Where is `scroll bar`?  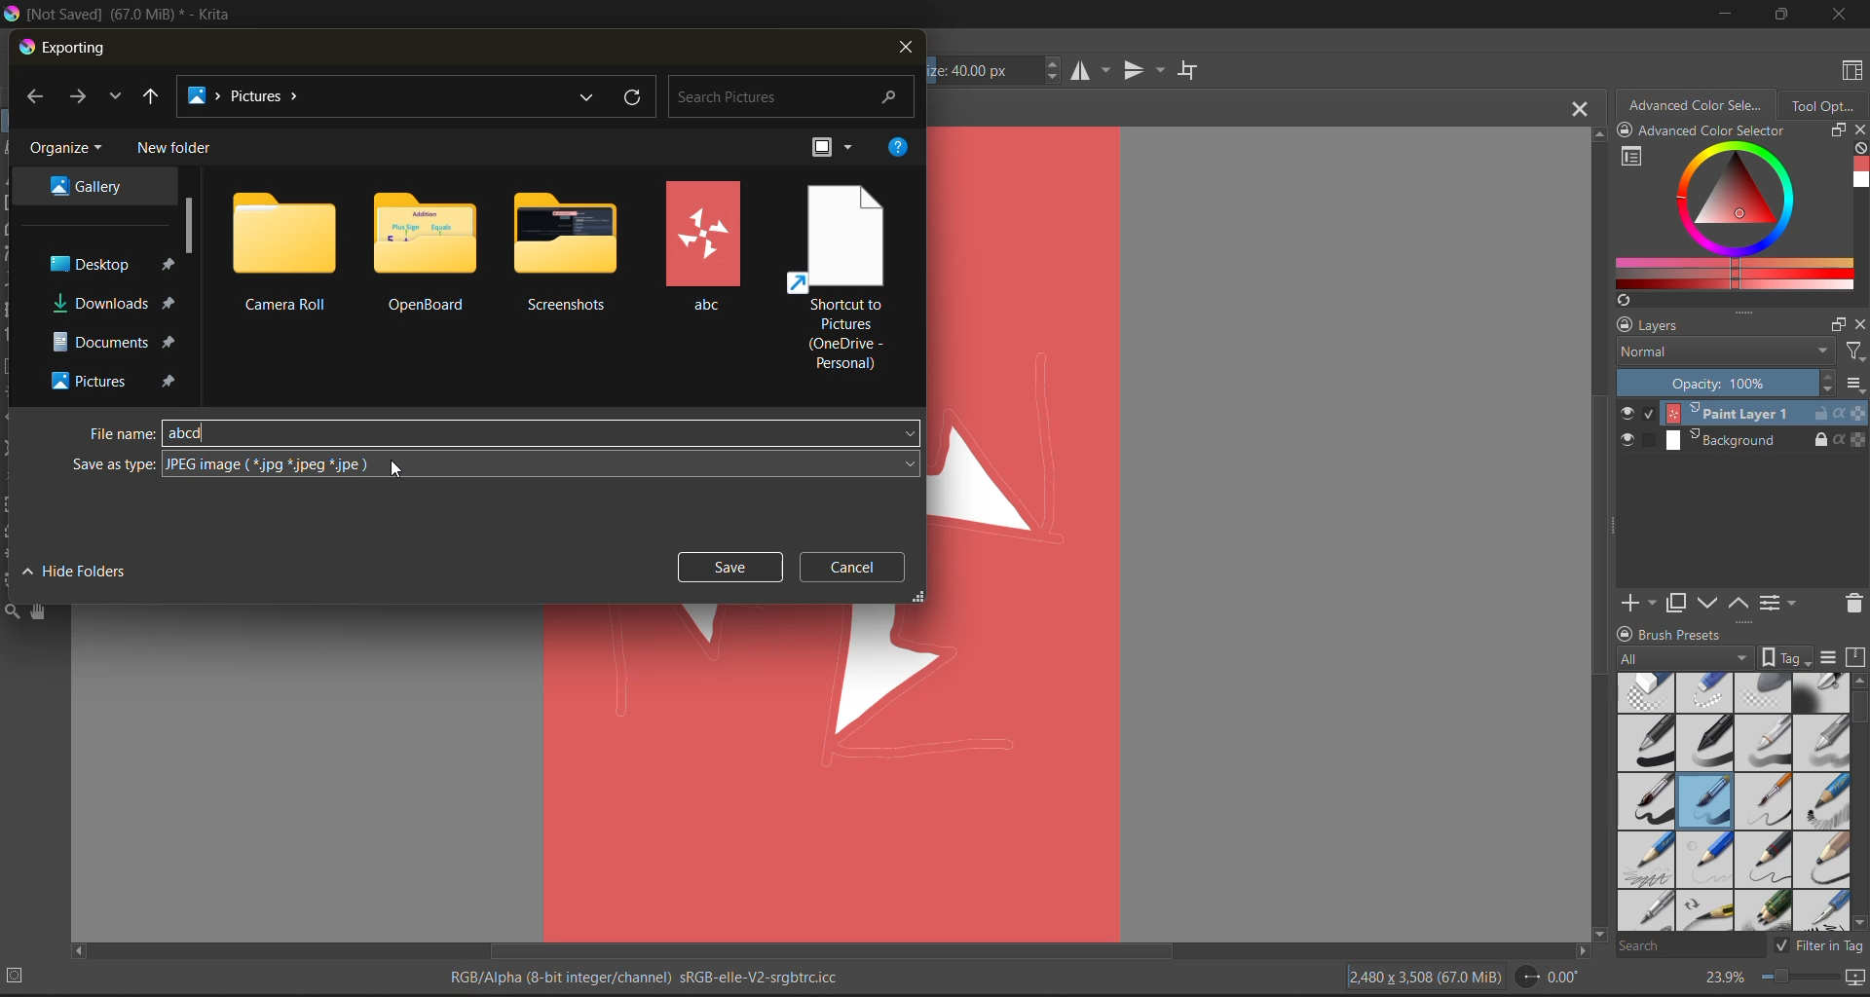 scroll bar is located at coordinates (189, 223).